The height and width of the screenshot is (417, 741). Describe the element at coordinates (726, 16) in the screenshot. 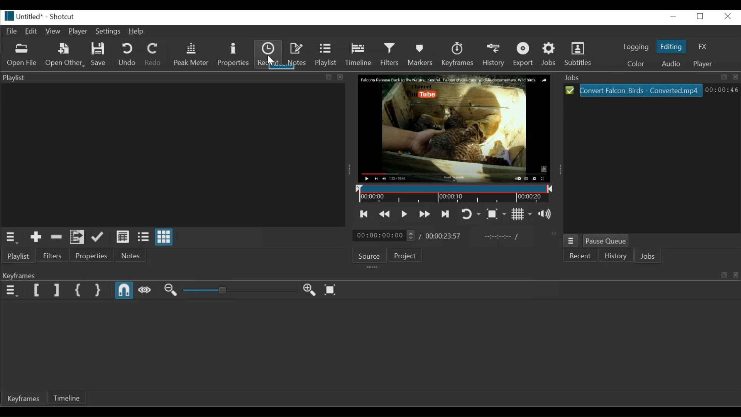

I see `Close` at that location.